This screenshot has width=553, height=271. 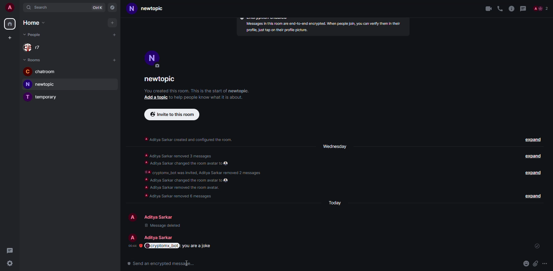 What do you see at coordinates (542, 8) in the screenshot?
I see `people` at bounding box center [542, 8].